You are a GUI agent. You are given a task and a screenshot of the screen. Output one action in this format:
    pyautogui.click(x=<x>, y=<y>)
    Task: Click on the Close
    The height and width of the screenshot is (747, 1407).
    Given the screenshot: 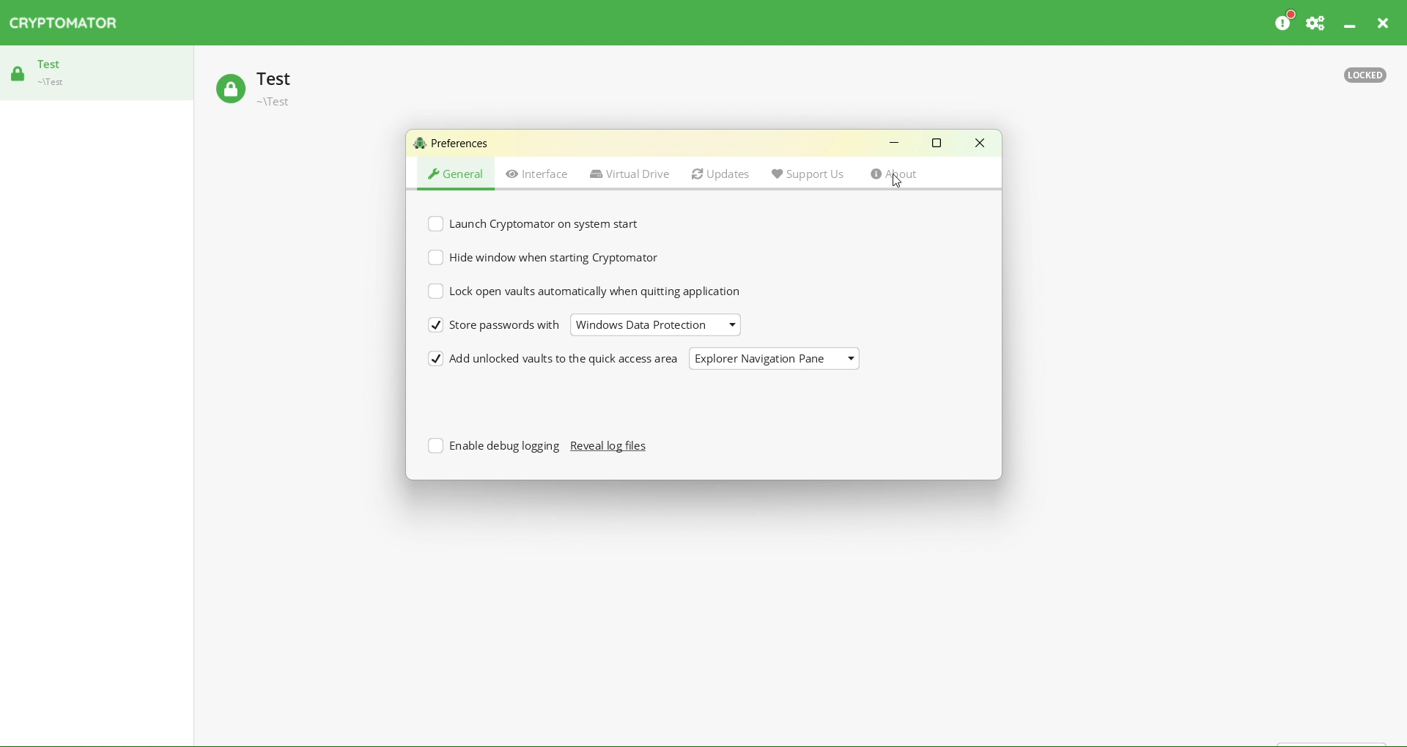 What is the action you would take?
    pyautogui.click(x=979, y=143)
    